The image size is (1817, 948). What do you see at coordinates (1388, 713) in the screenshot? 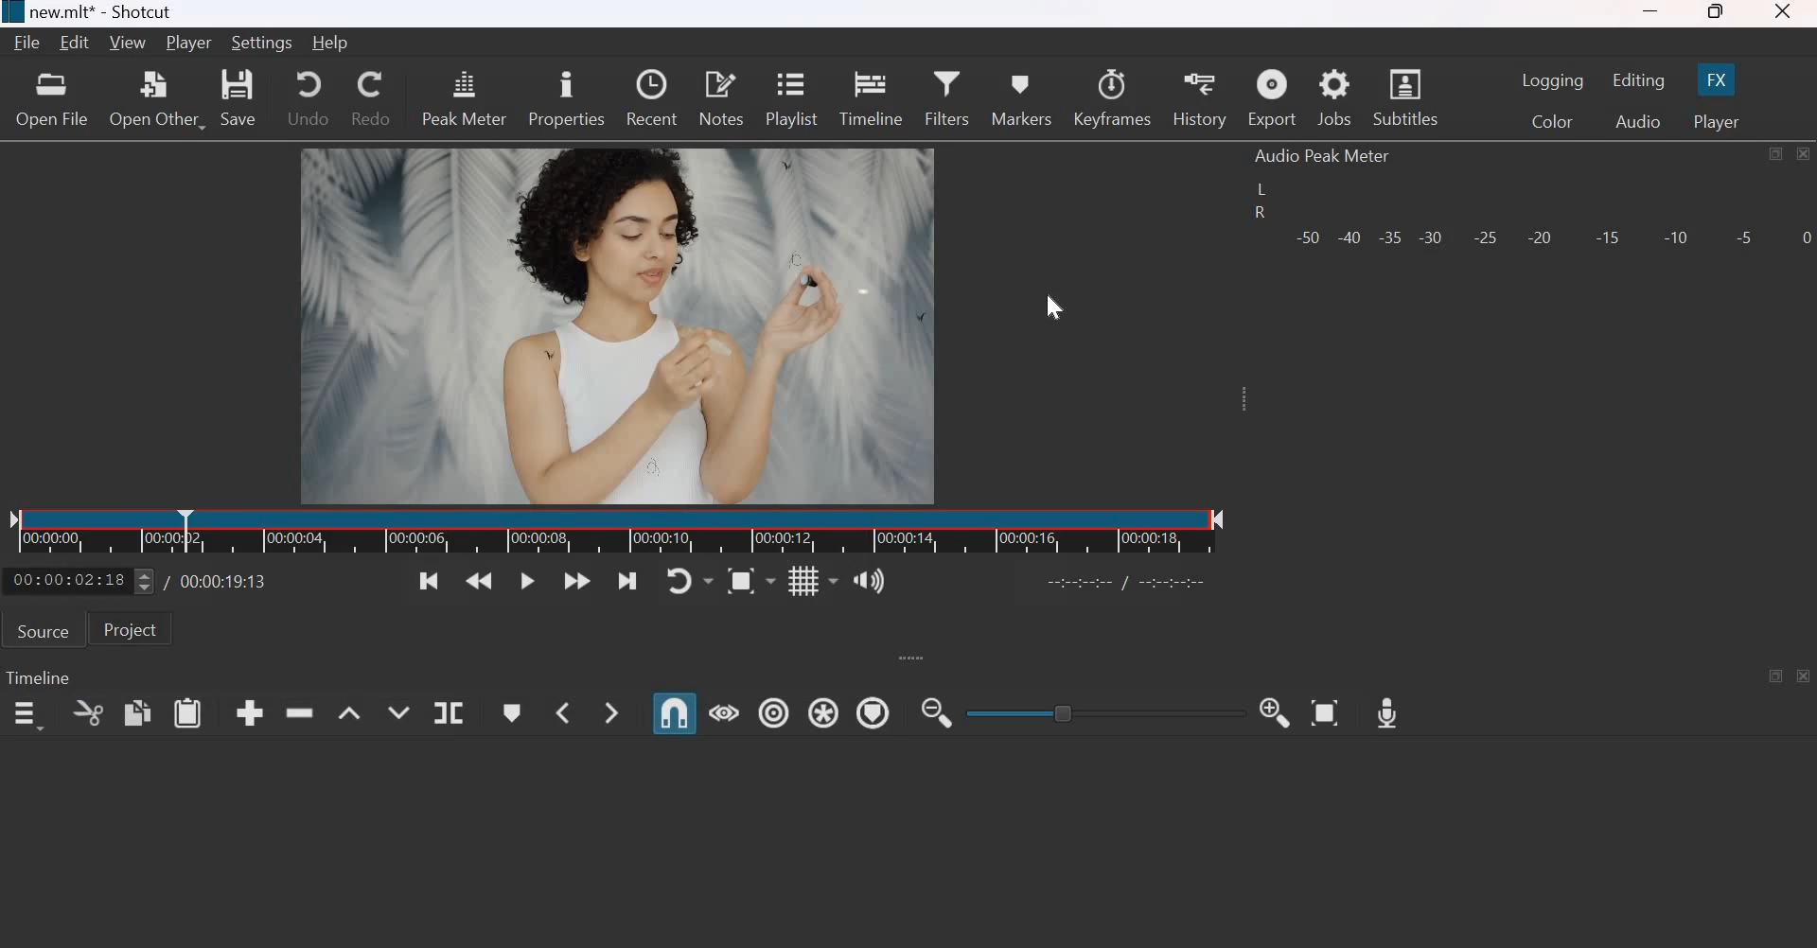
I see `Record Audio` at bounding box center [1388, 713].